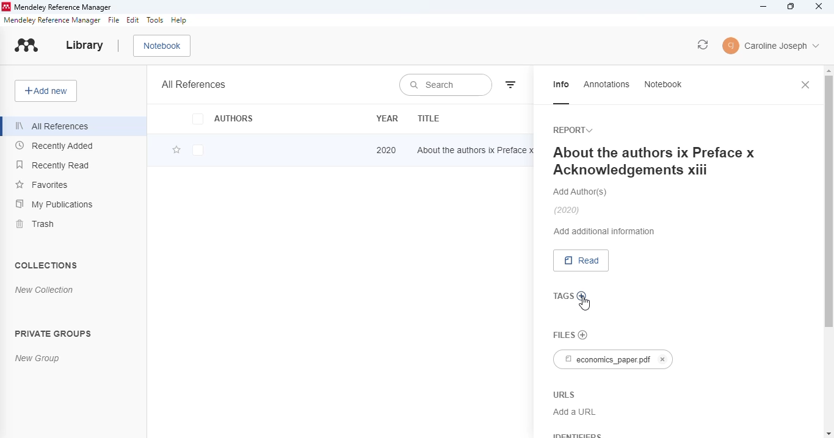  Describe the element at coordinates (84, 45) in the screenshot. I see `library` at that location.